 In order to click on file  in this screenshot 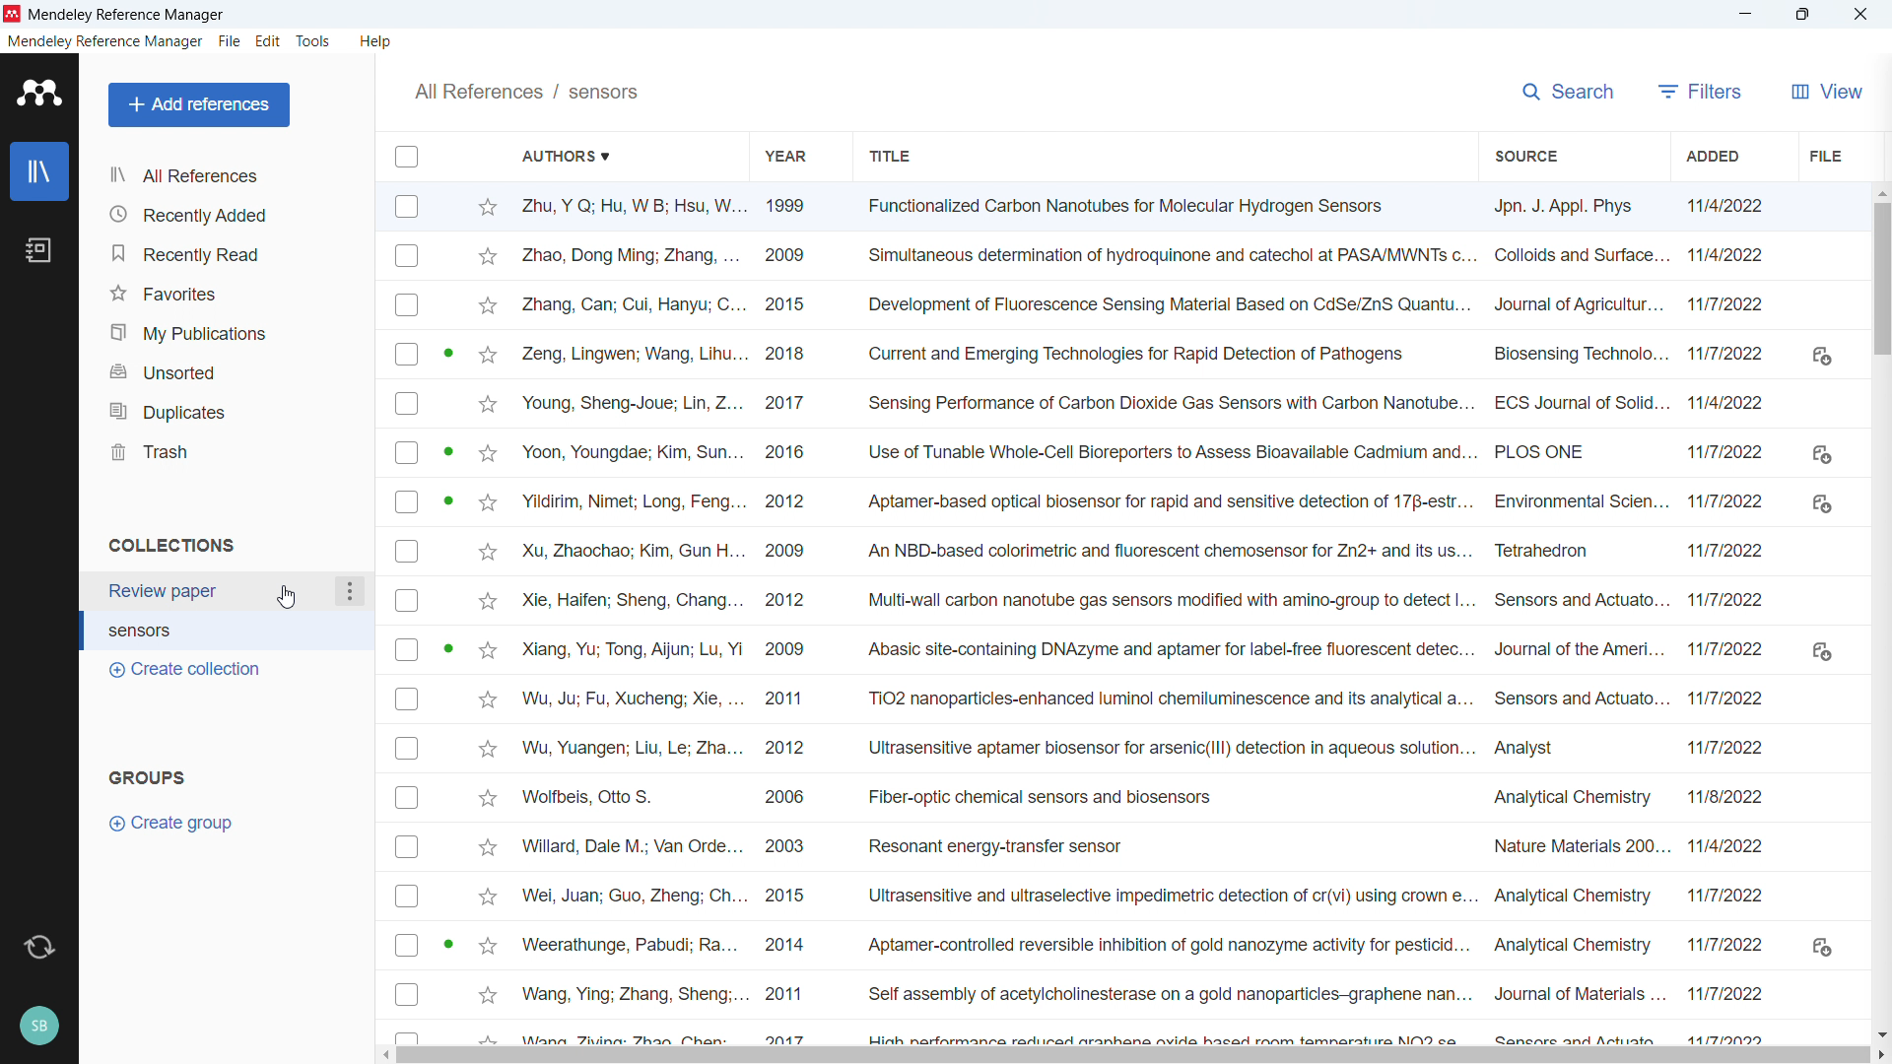, I will do `click(1823, 156)`.